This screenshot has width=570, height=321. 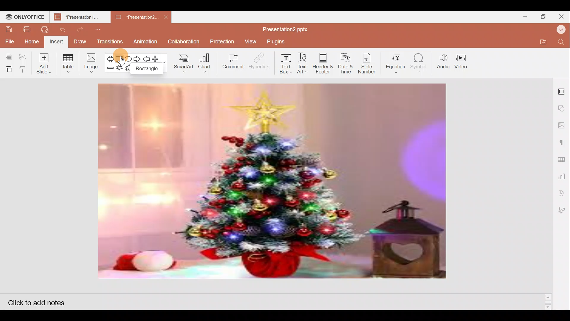 What do you see at coordinates (110, 57) in the screenshot?
I see `Left right arrow` at bounding box center [110, 57].